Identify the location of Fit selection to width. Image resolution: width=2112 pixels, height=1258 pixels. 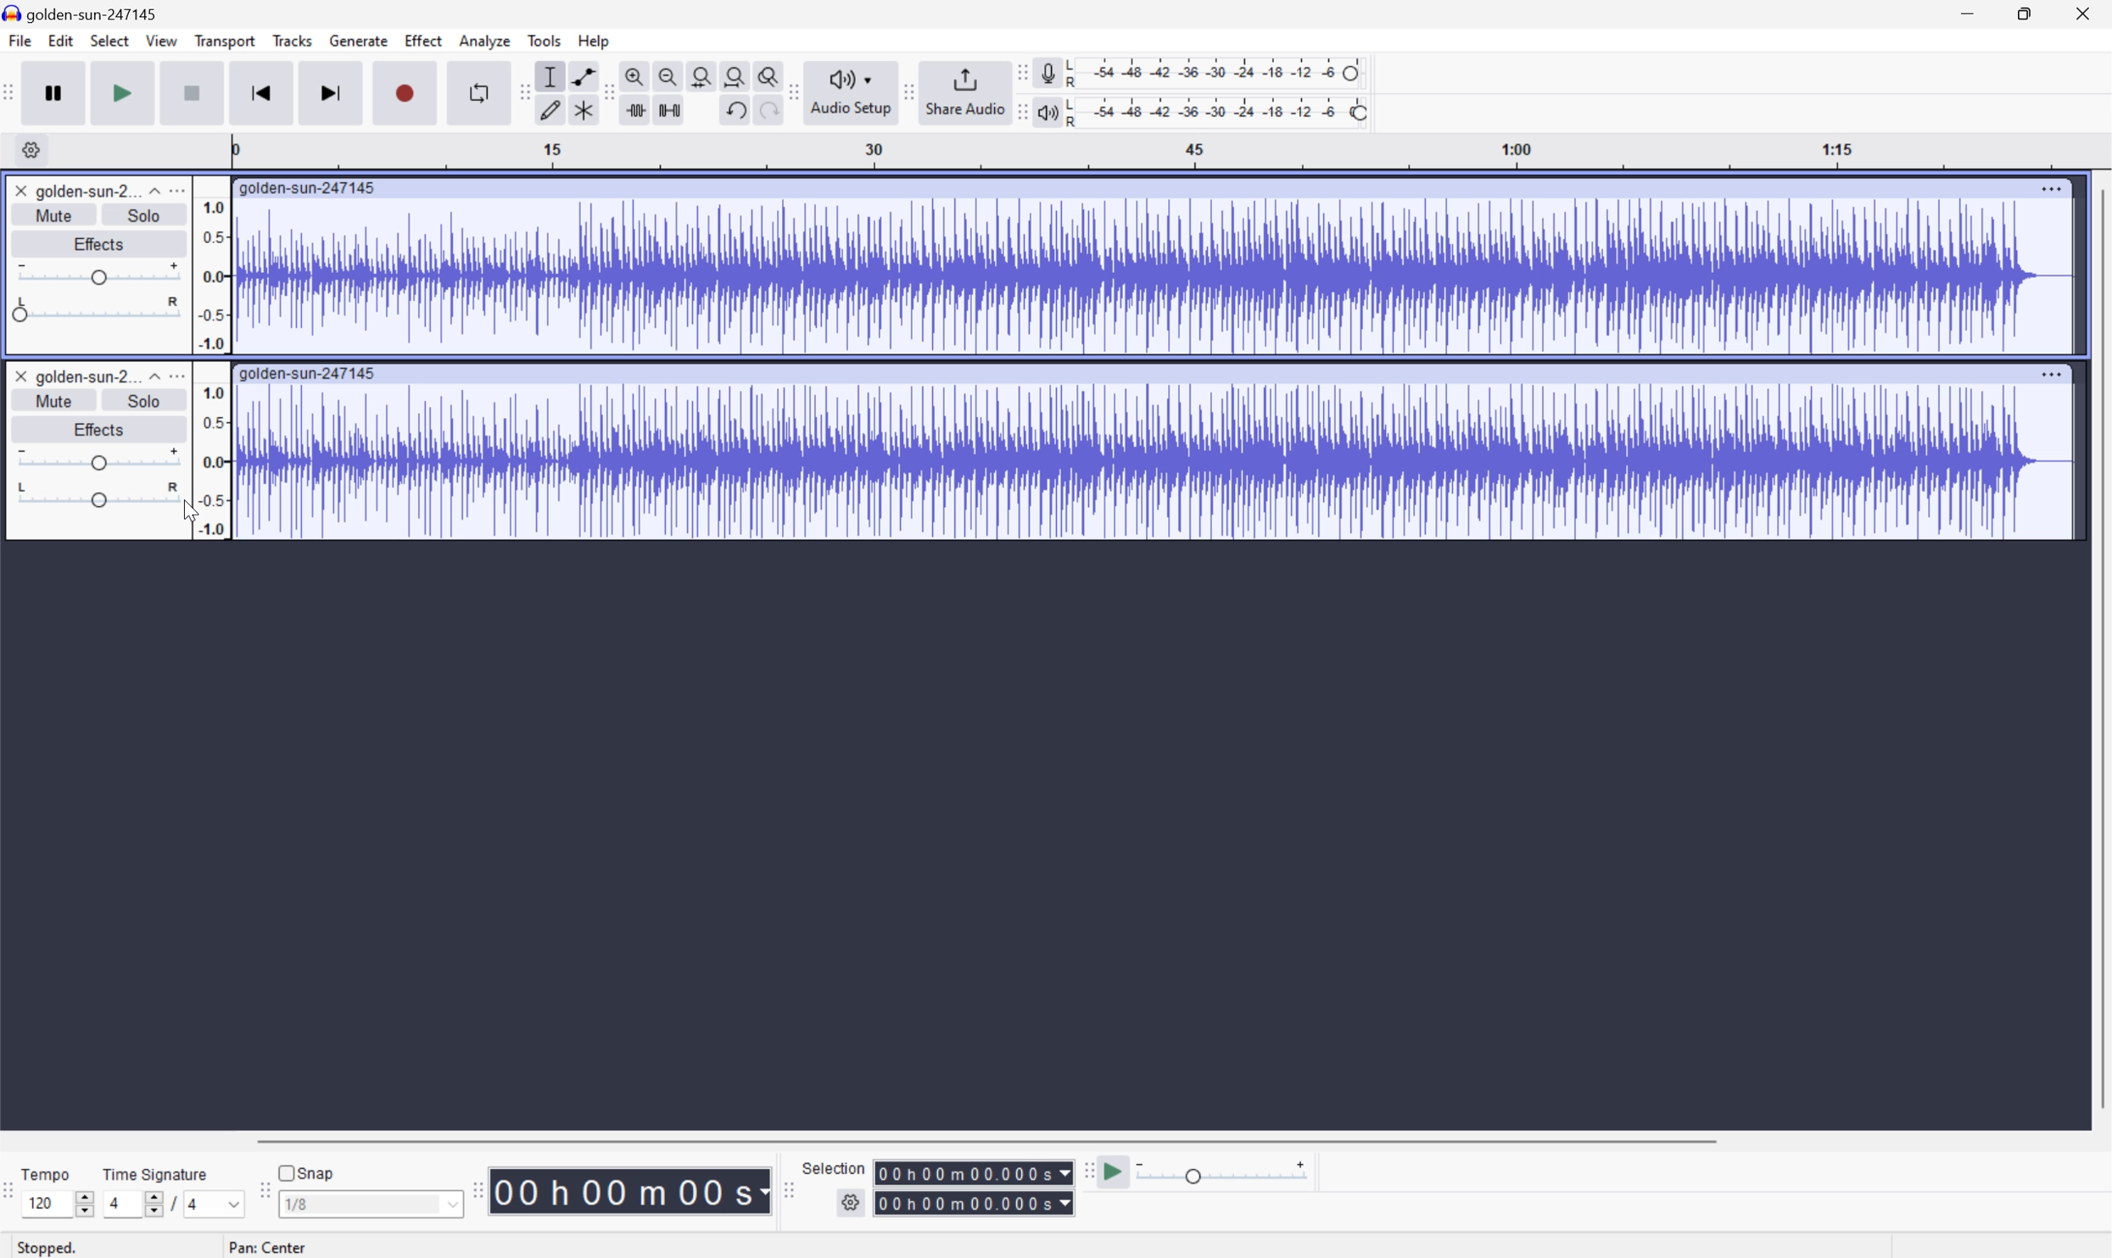
(698, 74).